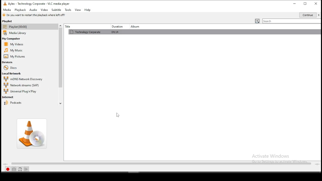  I want to click on duration, so click(116, 26).